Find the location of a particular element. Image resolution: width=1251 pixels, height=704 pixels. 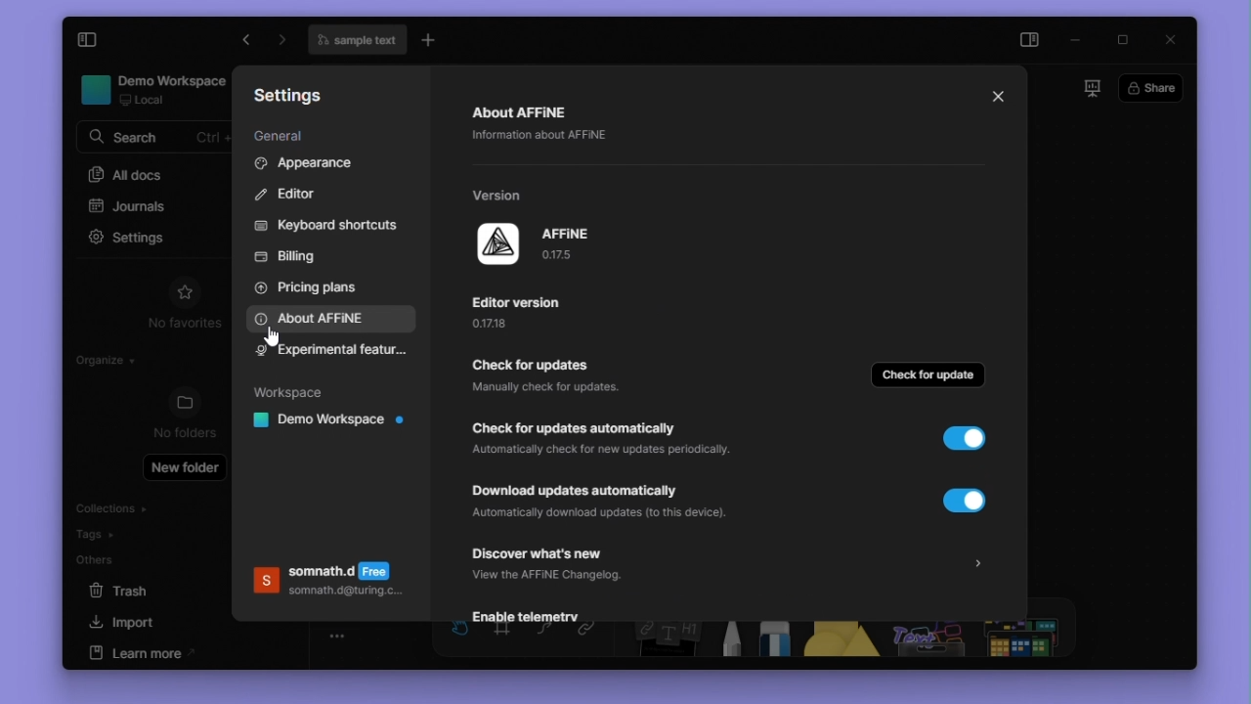

Abount Affine and explanatory text is located at coordinates (545, 126).